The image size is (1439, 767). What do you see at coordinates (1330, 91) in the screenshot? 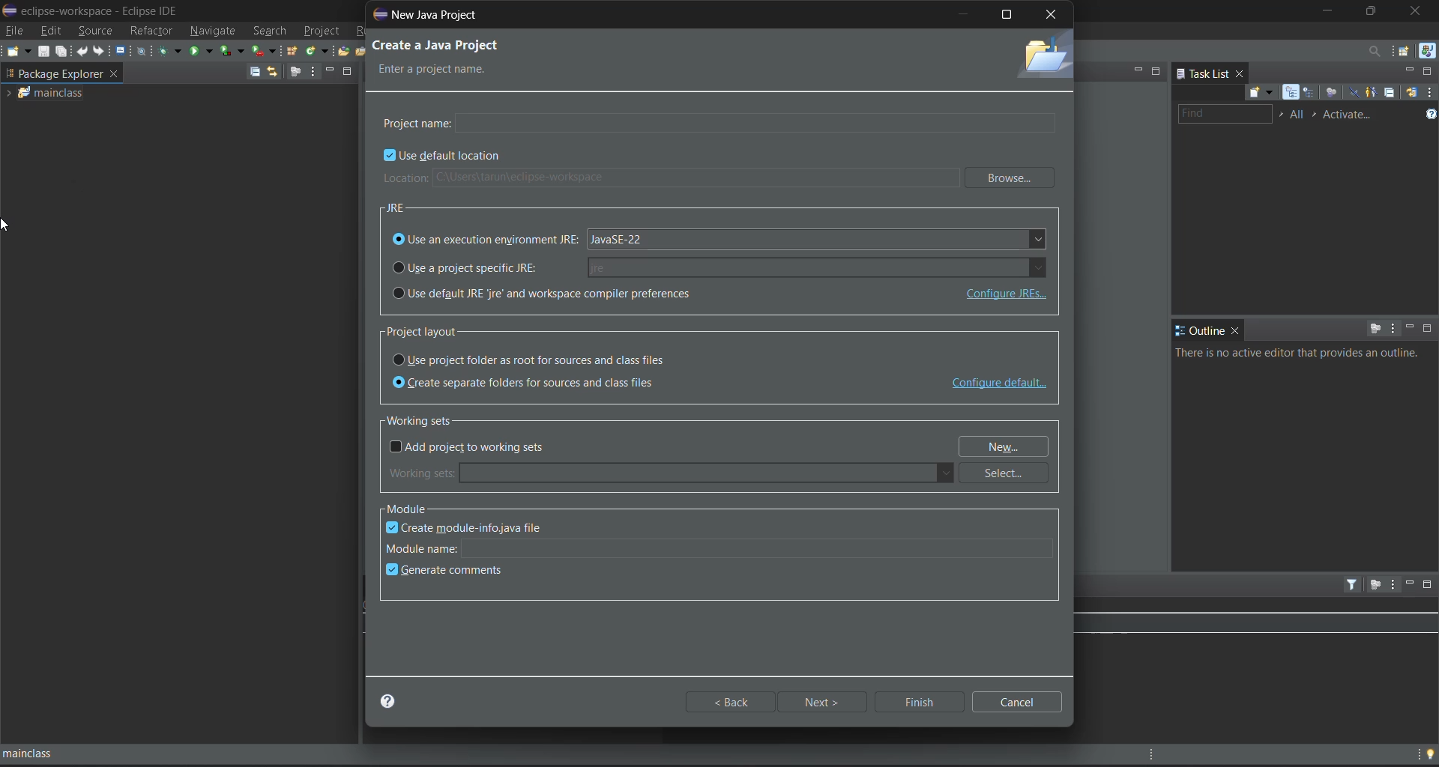
I see `focus on workweek` at bounding box center [1330, 91].